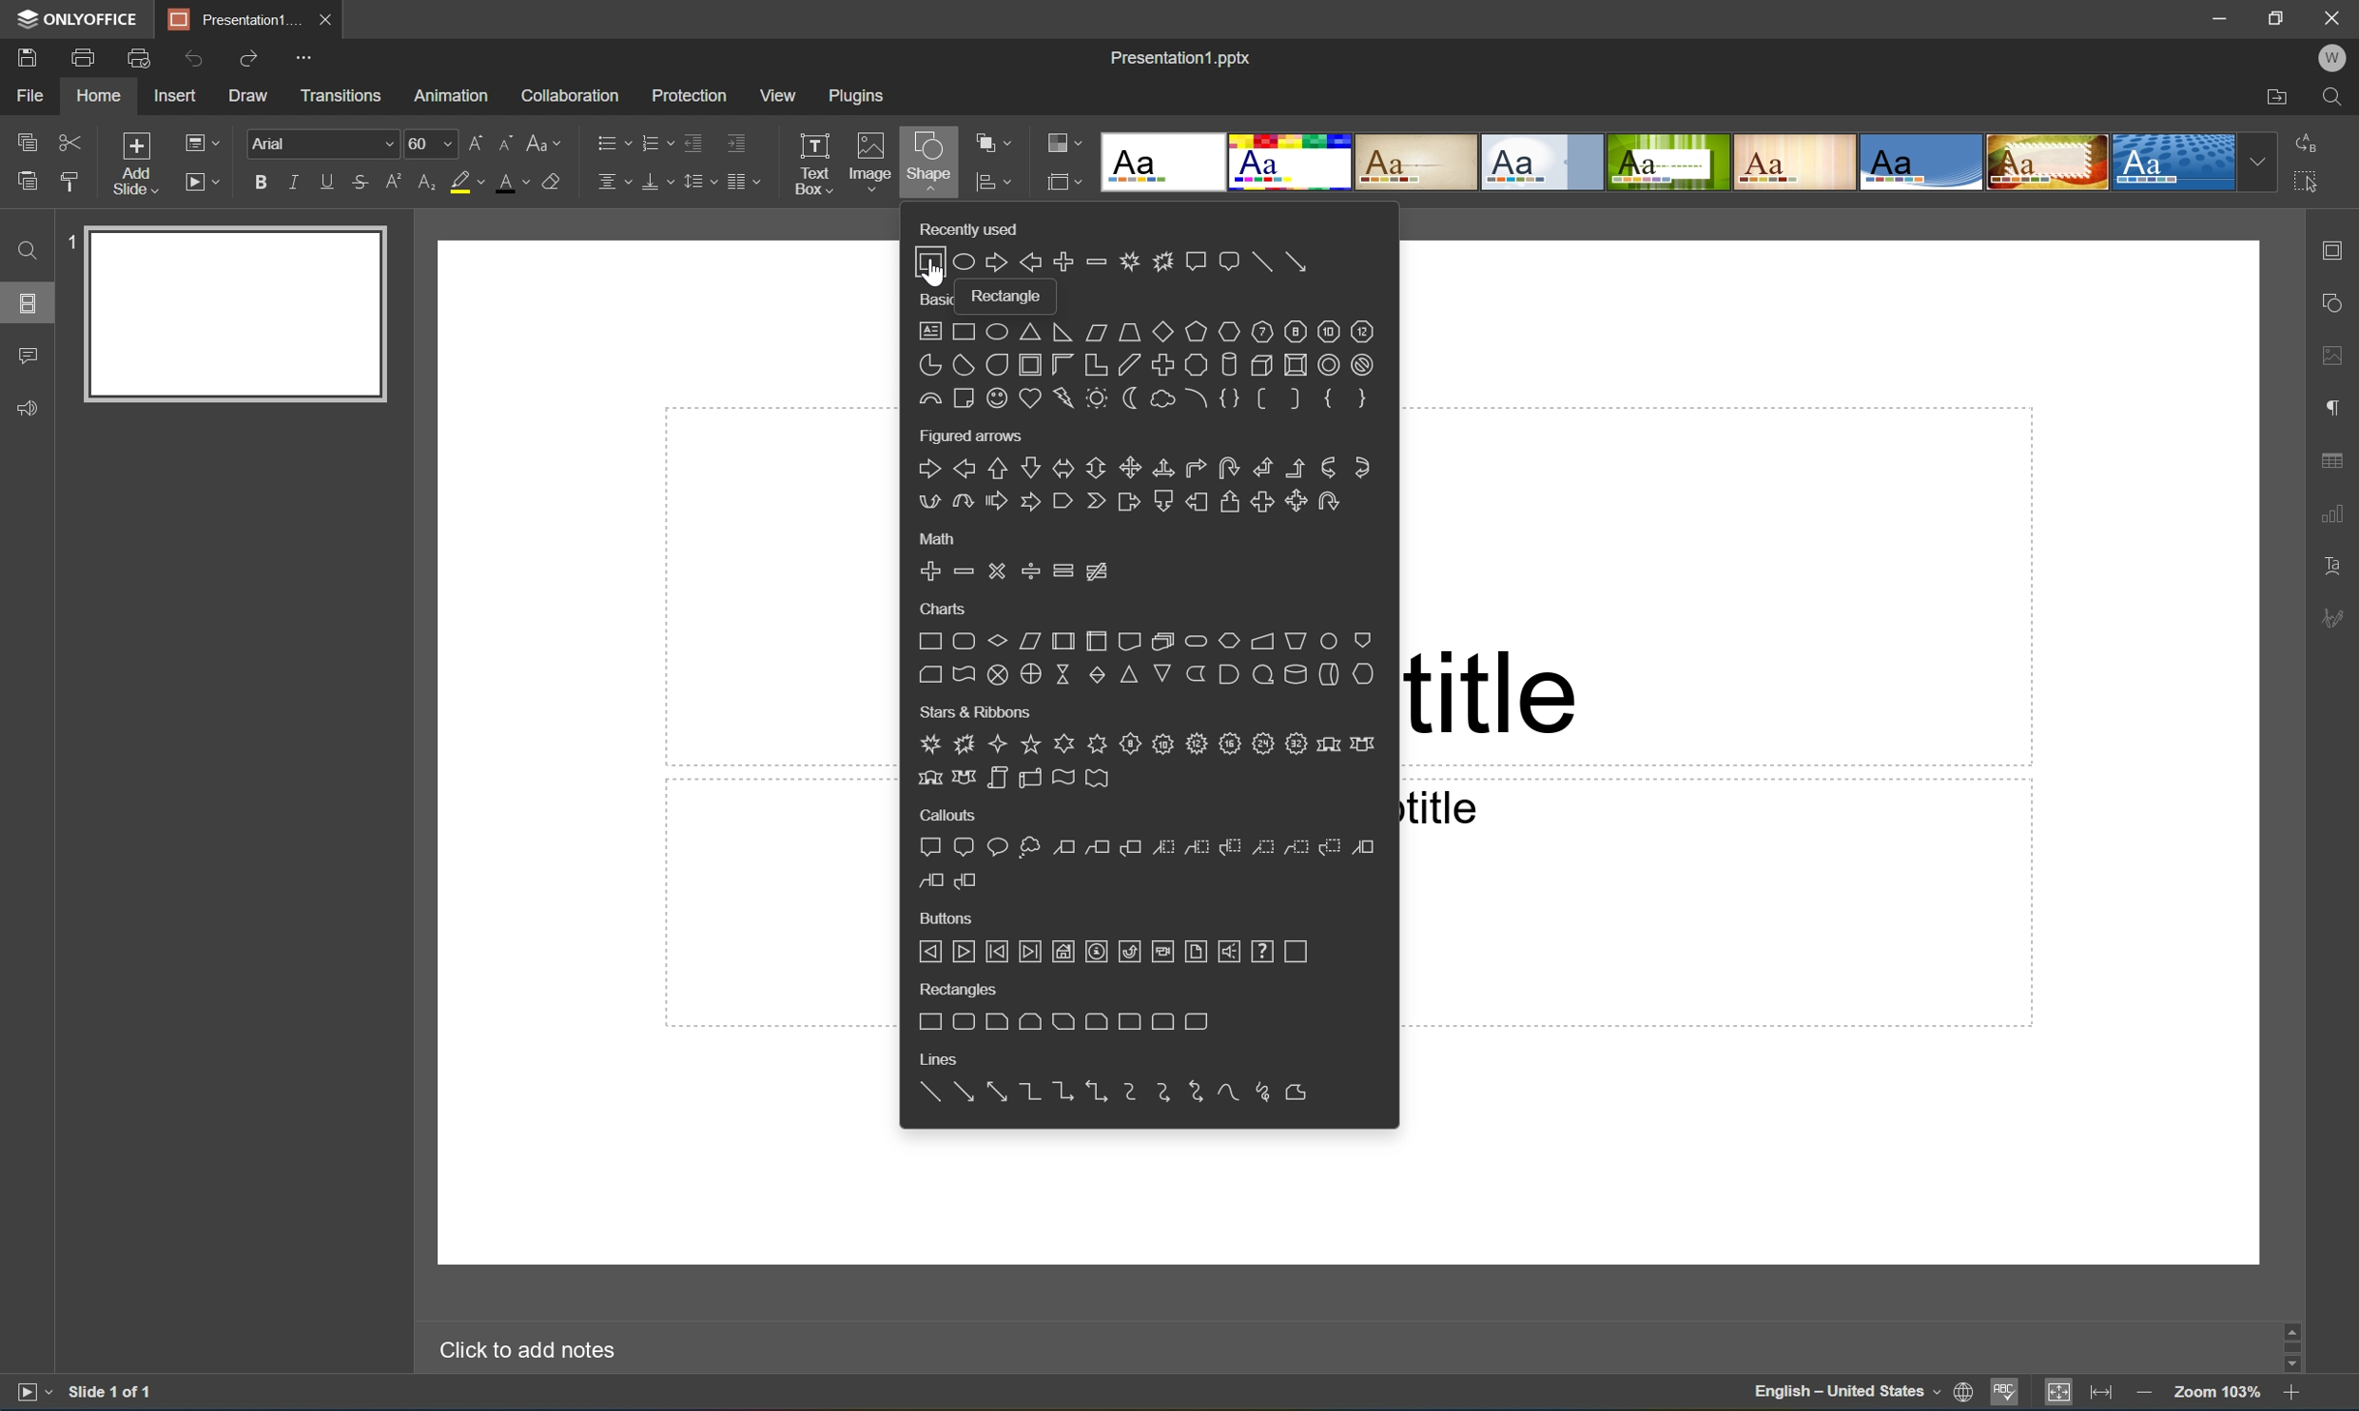 Image resolution: width=2359 pixels, height=1411 pixels. I want to click on Numbering, so click(651, 141).